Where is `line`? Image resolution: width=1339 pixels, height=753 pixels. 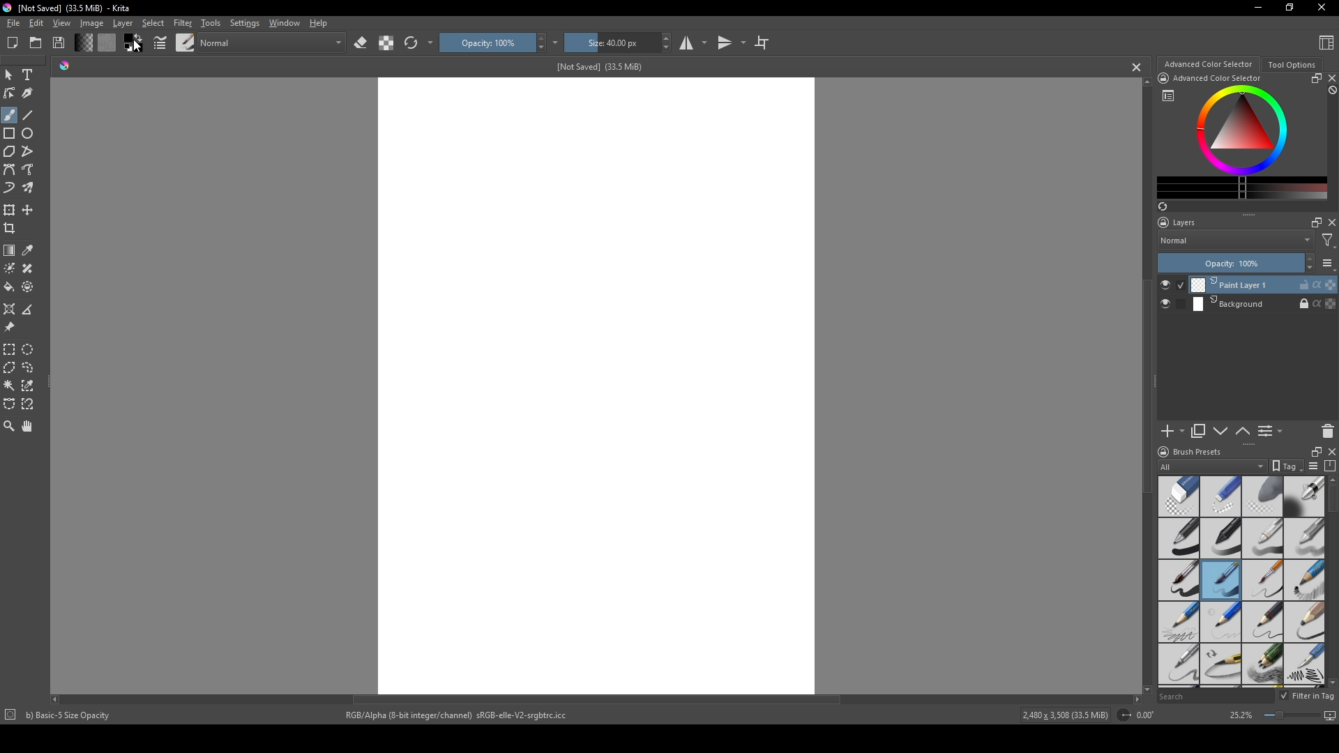
line is located at coordinates (29, 115).